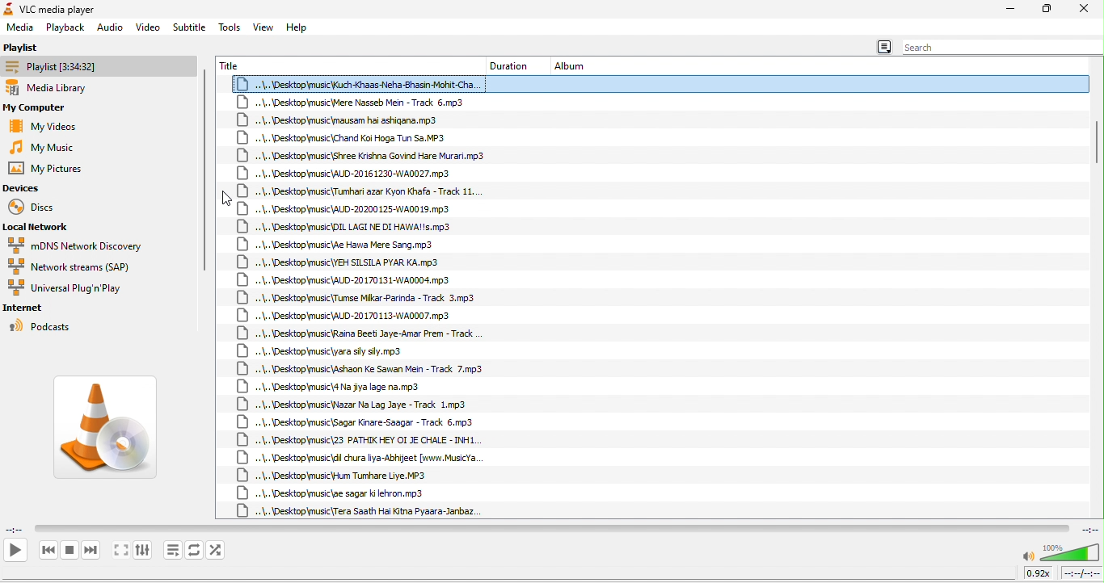  Describe the element at coordinates (233, 65) in the screenshot. I see `title` at that location.